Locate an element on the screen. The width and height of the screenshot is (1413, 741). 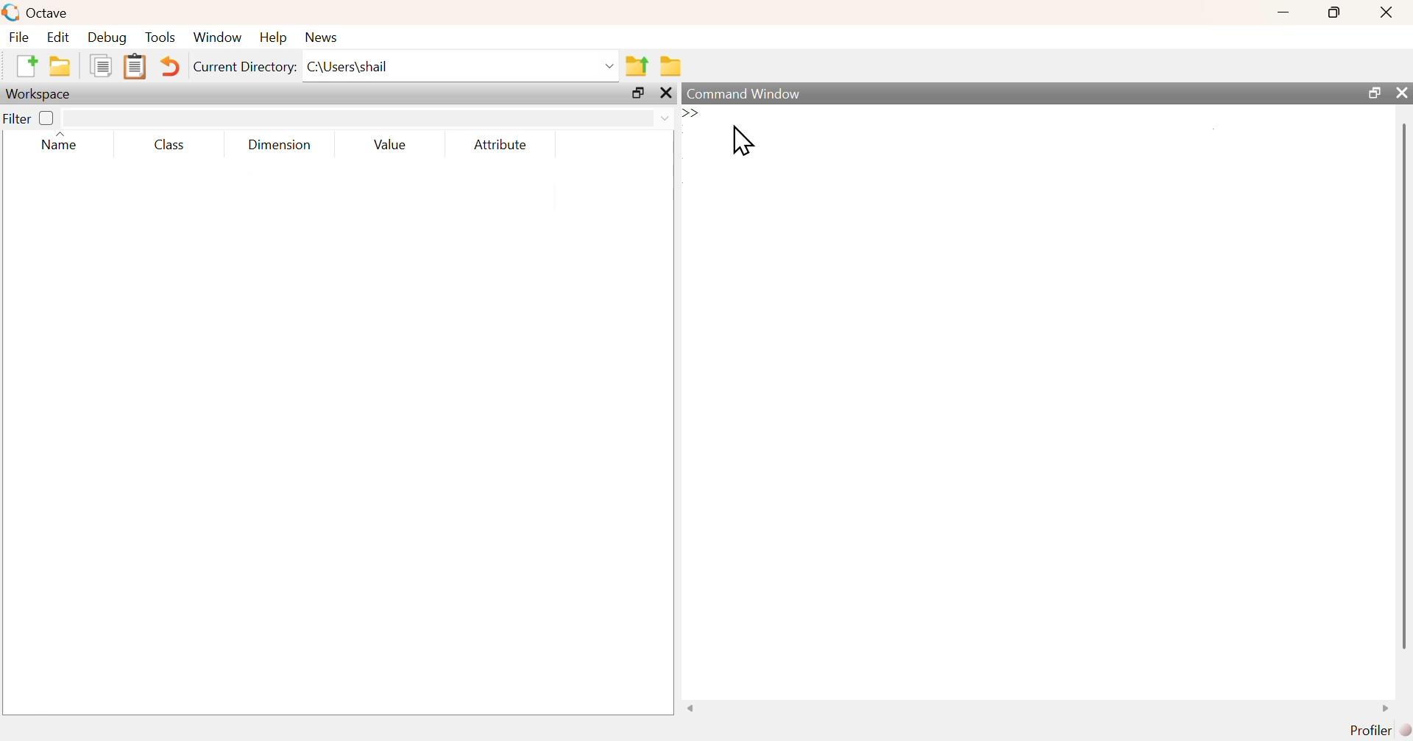
New file is located at coordinates (24, 66).